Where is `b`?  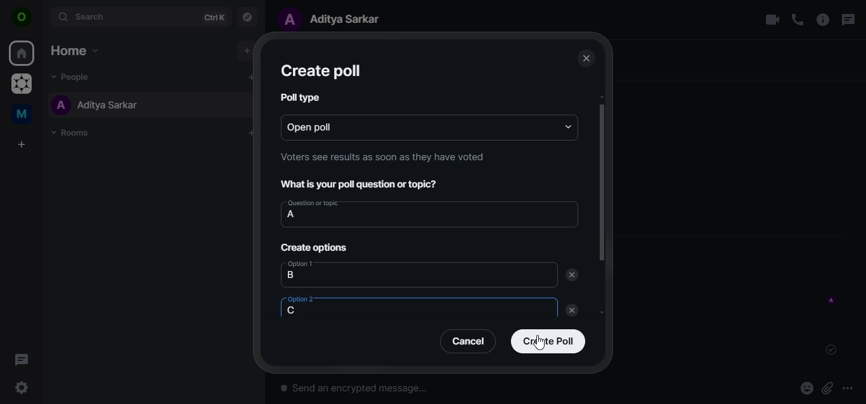
b is located at coordinates (290, 275).